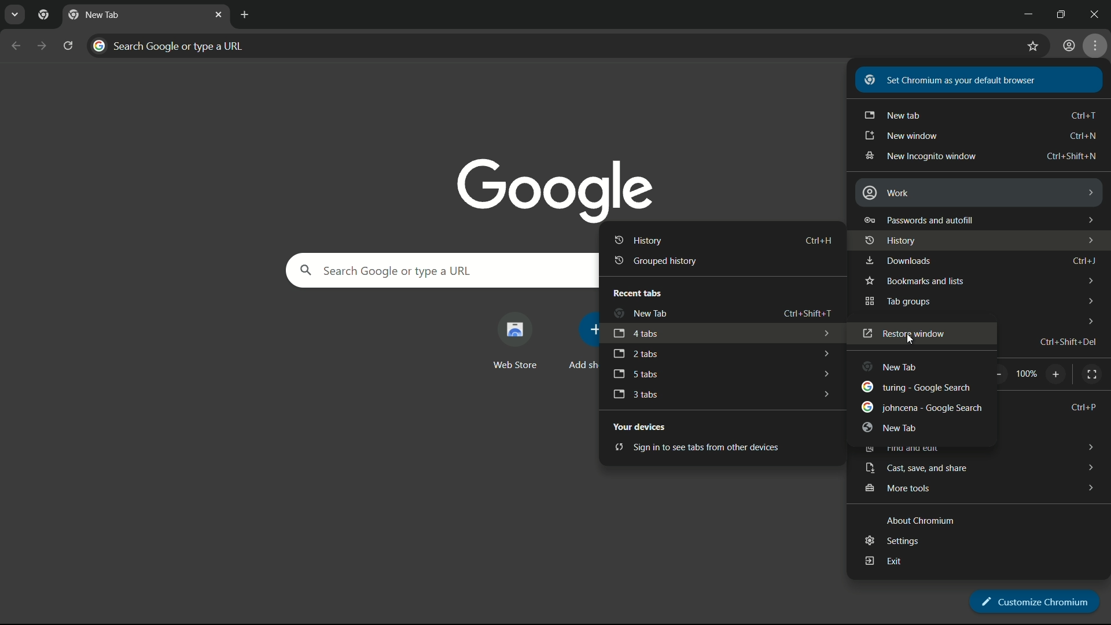 The height and width of the screenshot is (625, 1111). I want to click on tab groups, so click(896, 303).